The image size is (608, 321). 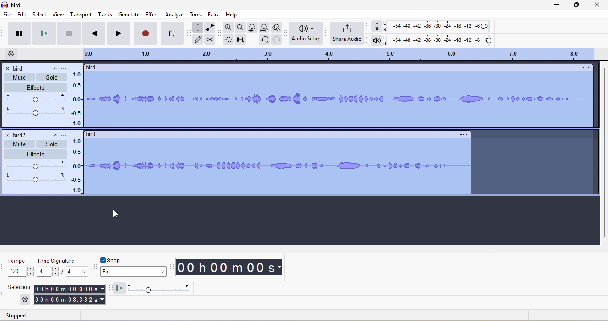 I want to click on record, so click(x=146, y=33).